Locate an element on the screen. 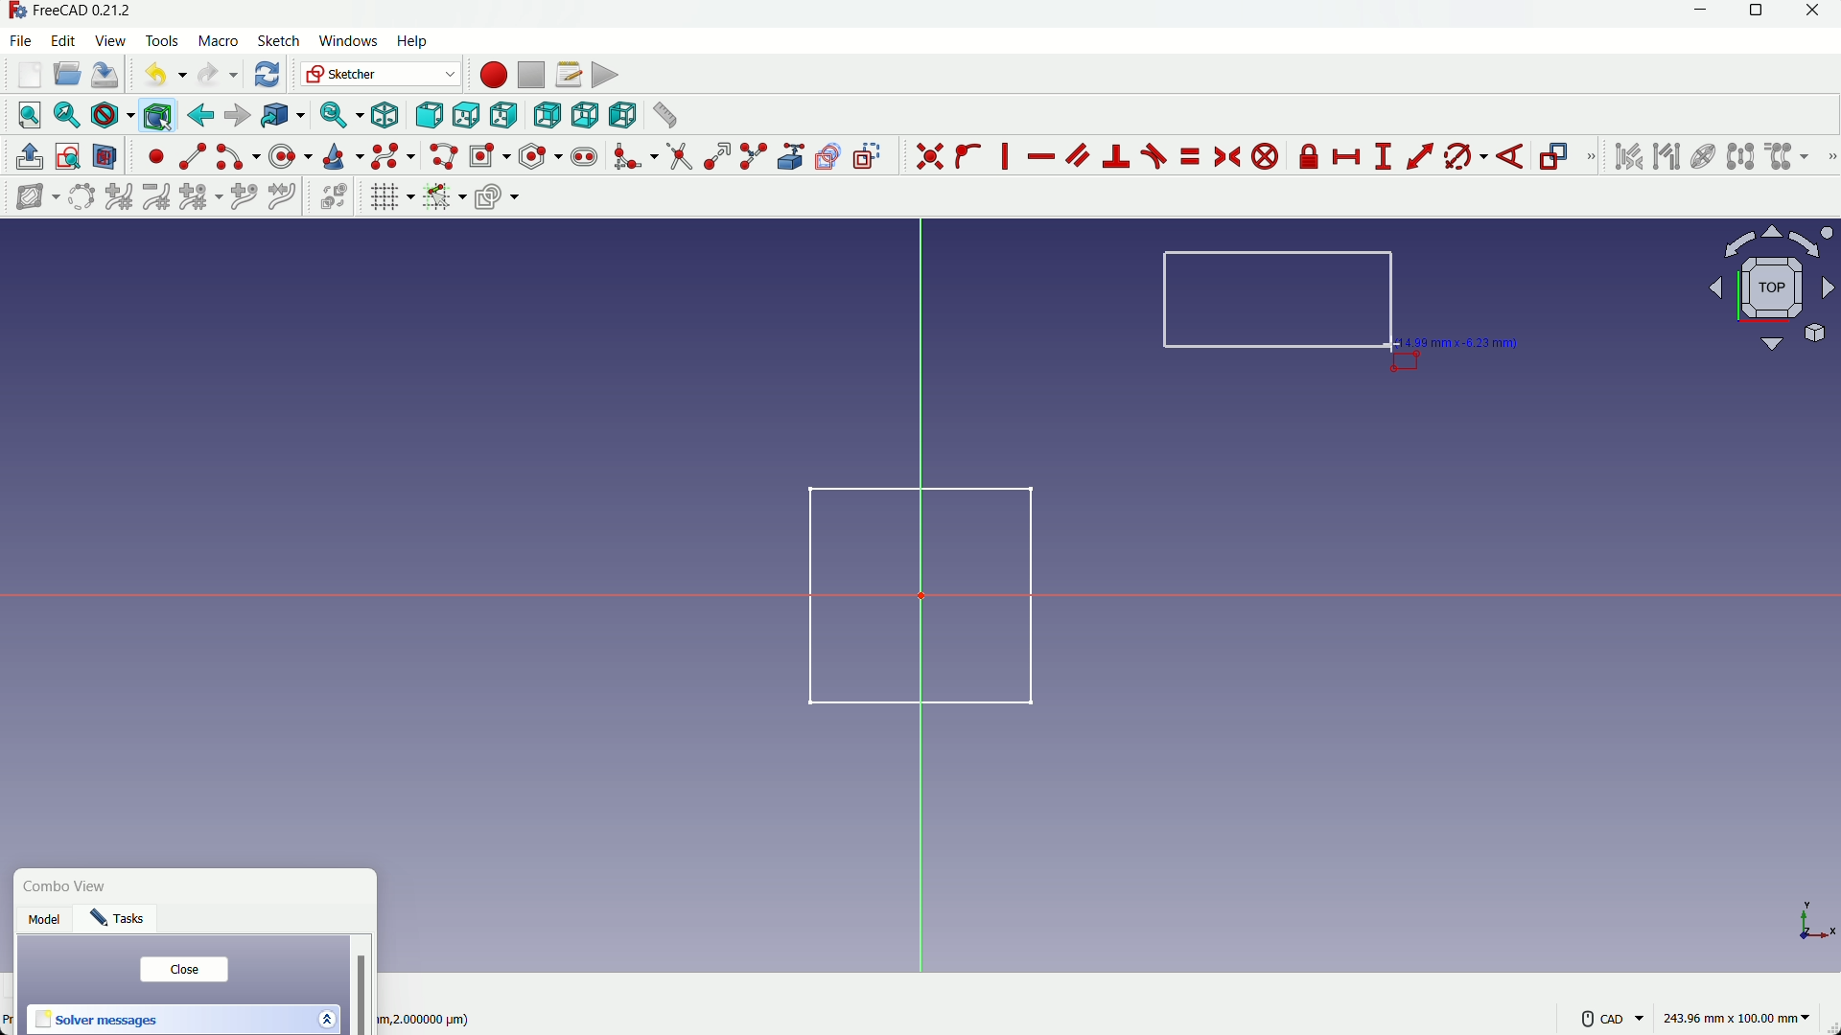 Image resolution: width=1841 pixels, height=1035 pixels. tasks is located at coordinates (123, 922).